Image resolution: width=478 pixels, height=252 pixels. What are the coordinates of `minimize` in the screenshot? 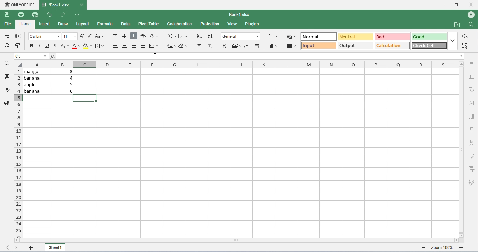 It's located at (442, 5).